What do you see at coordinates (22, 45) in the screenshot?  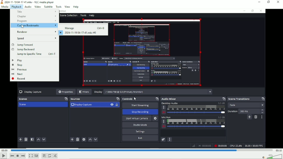 I see `Jump forward` at bounding box center [22, 45].